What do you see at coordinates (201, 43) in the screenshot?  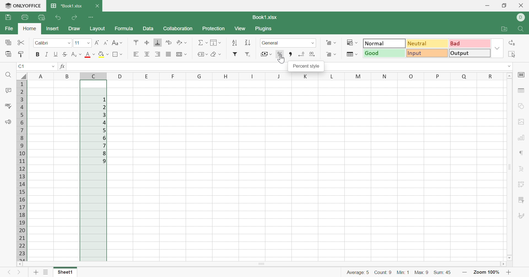 I see `Summation` at bounding box center [201, 43].